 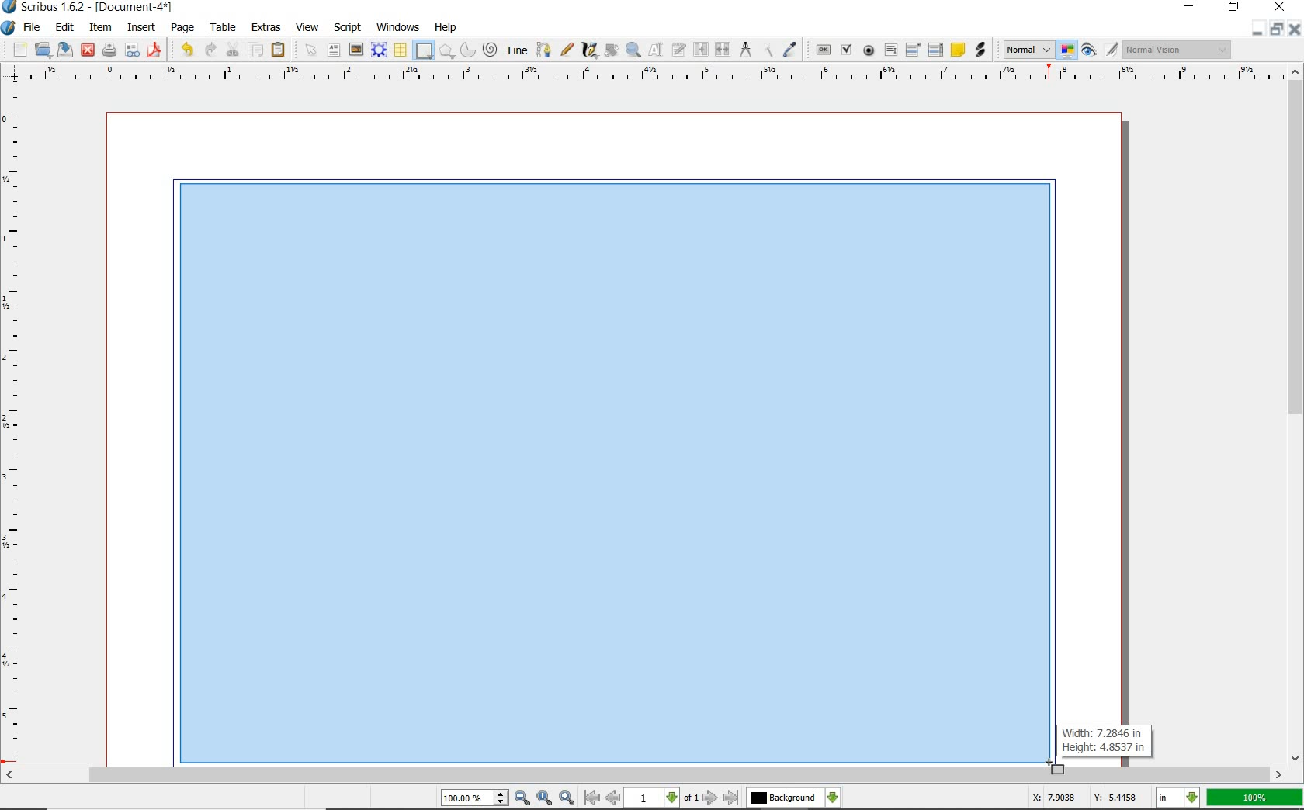 I want to click on scrollbar, so click(x=644, y=774).